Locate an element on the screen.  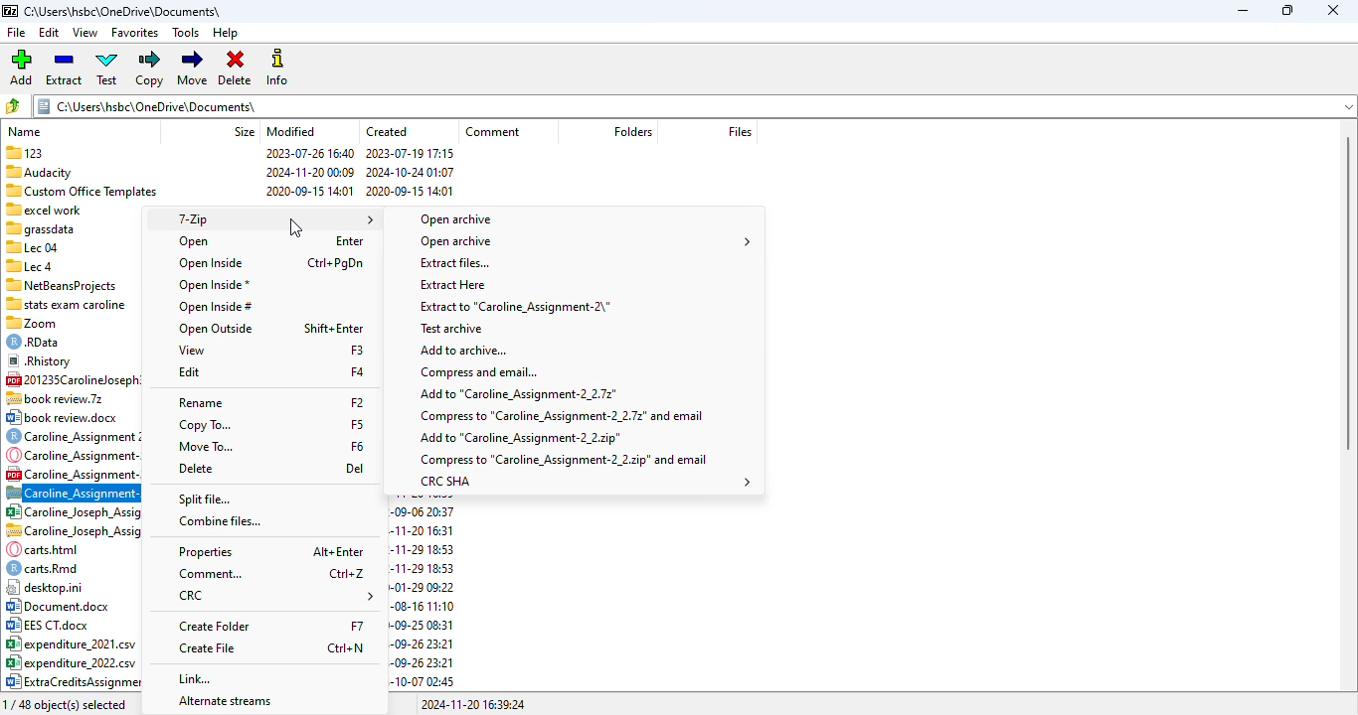
rename is located at coordinates (200, 403).